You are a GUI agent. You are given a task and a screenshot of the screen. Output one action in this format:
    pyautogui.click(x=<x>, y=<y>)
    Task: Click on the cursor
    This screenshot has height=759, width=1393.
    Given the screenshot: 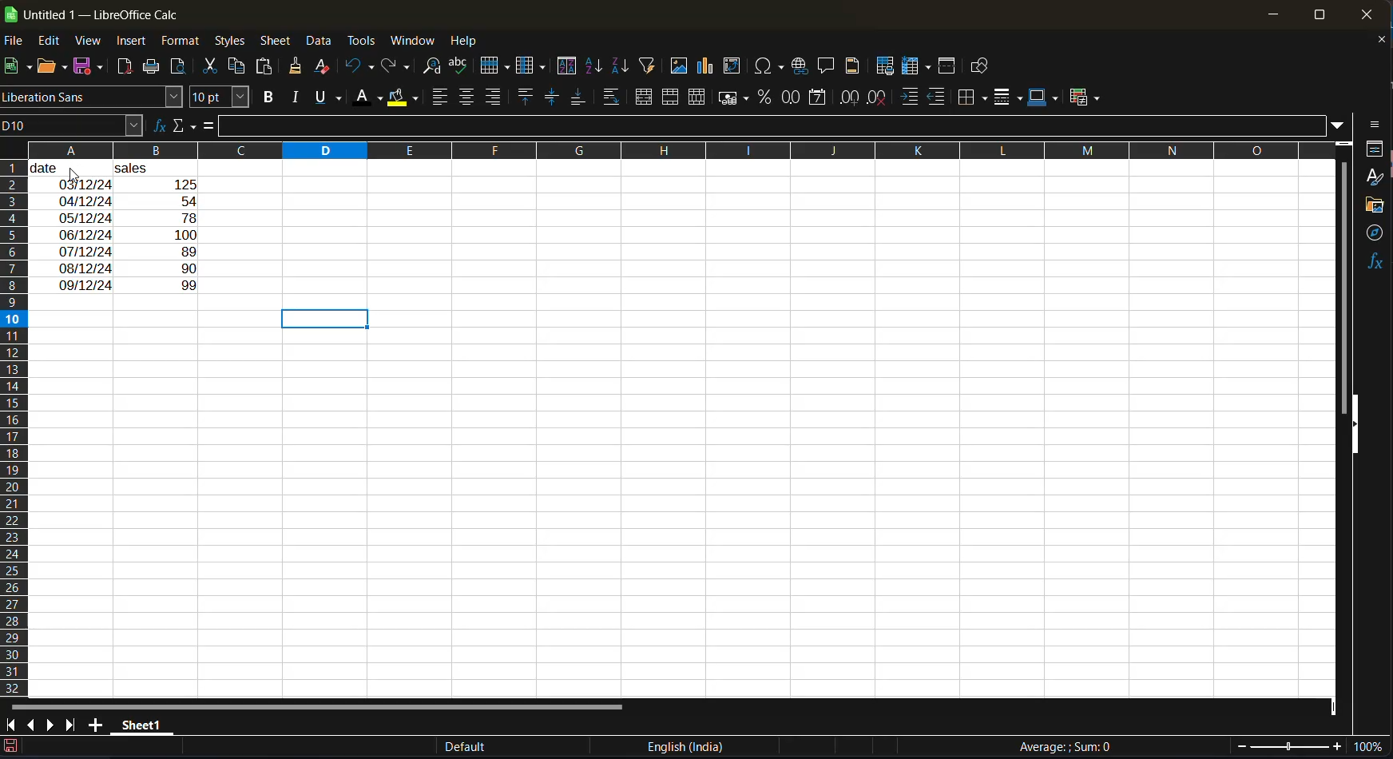 What is the action you would take?
    pyautogui.click(x=75, y=173)
    